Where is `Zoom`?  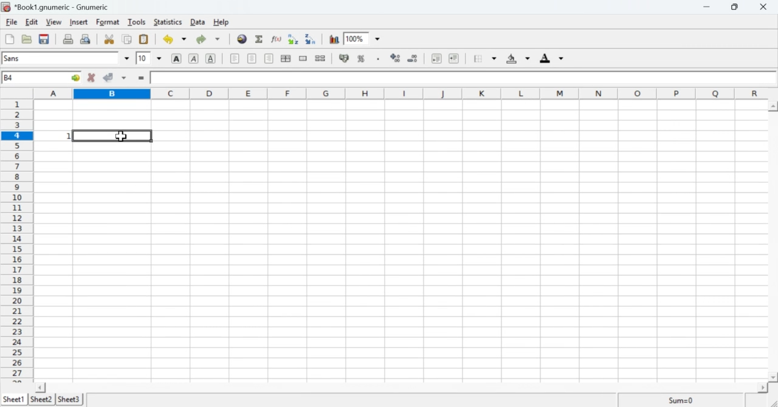
Zoom is located at coordinates (363, 37).